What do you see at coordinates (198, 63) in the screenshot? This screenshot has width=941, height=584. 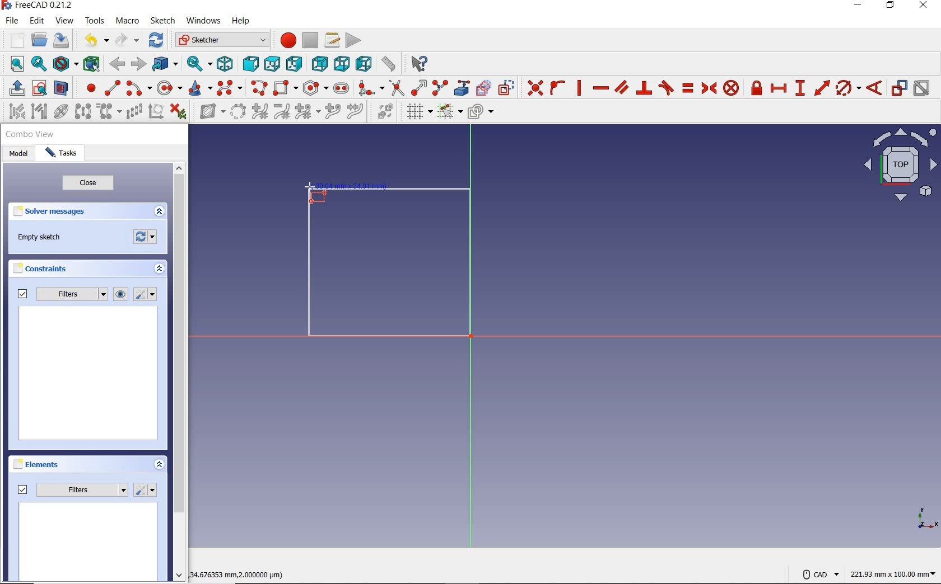 I see `sync view` at bounding box center [198, 63].